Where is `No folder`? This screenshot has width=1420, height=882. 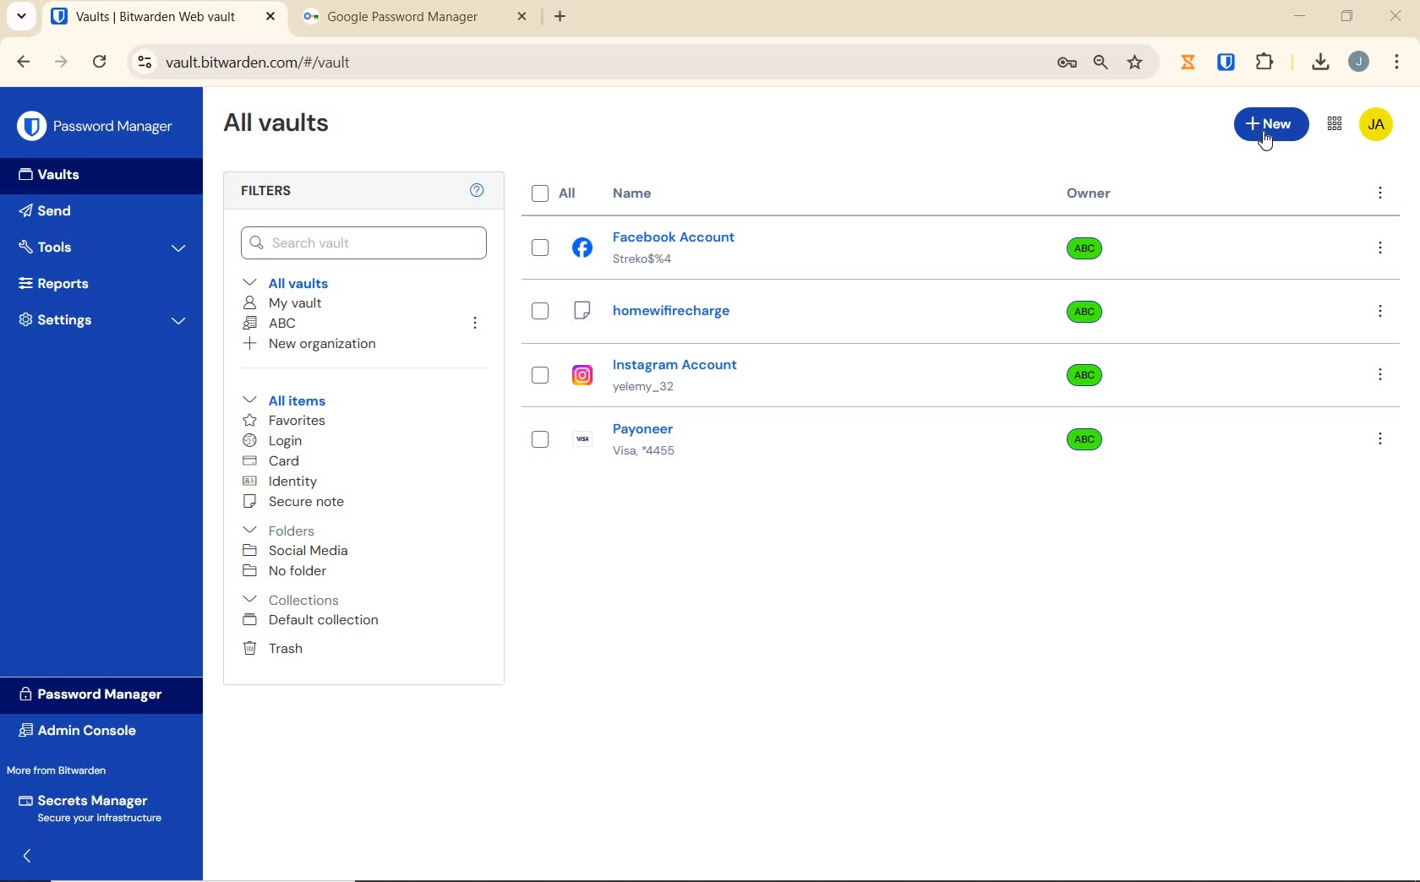 No folder is located at coordinates (287, 572).